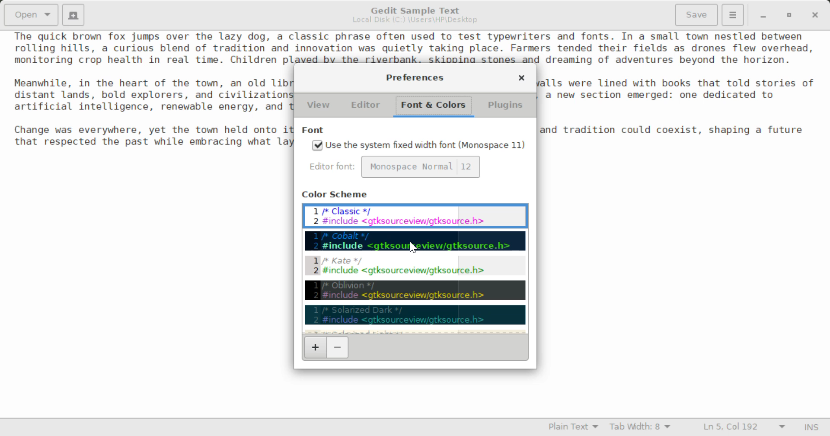 Image resolution: width=830 pixels, height=436 pixels. Describe the element at coordinates (416, 290) in the screenshot. I see `Oblivion Scheme` at that location.